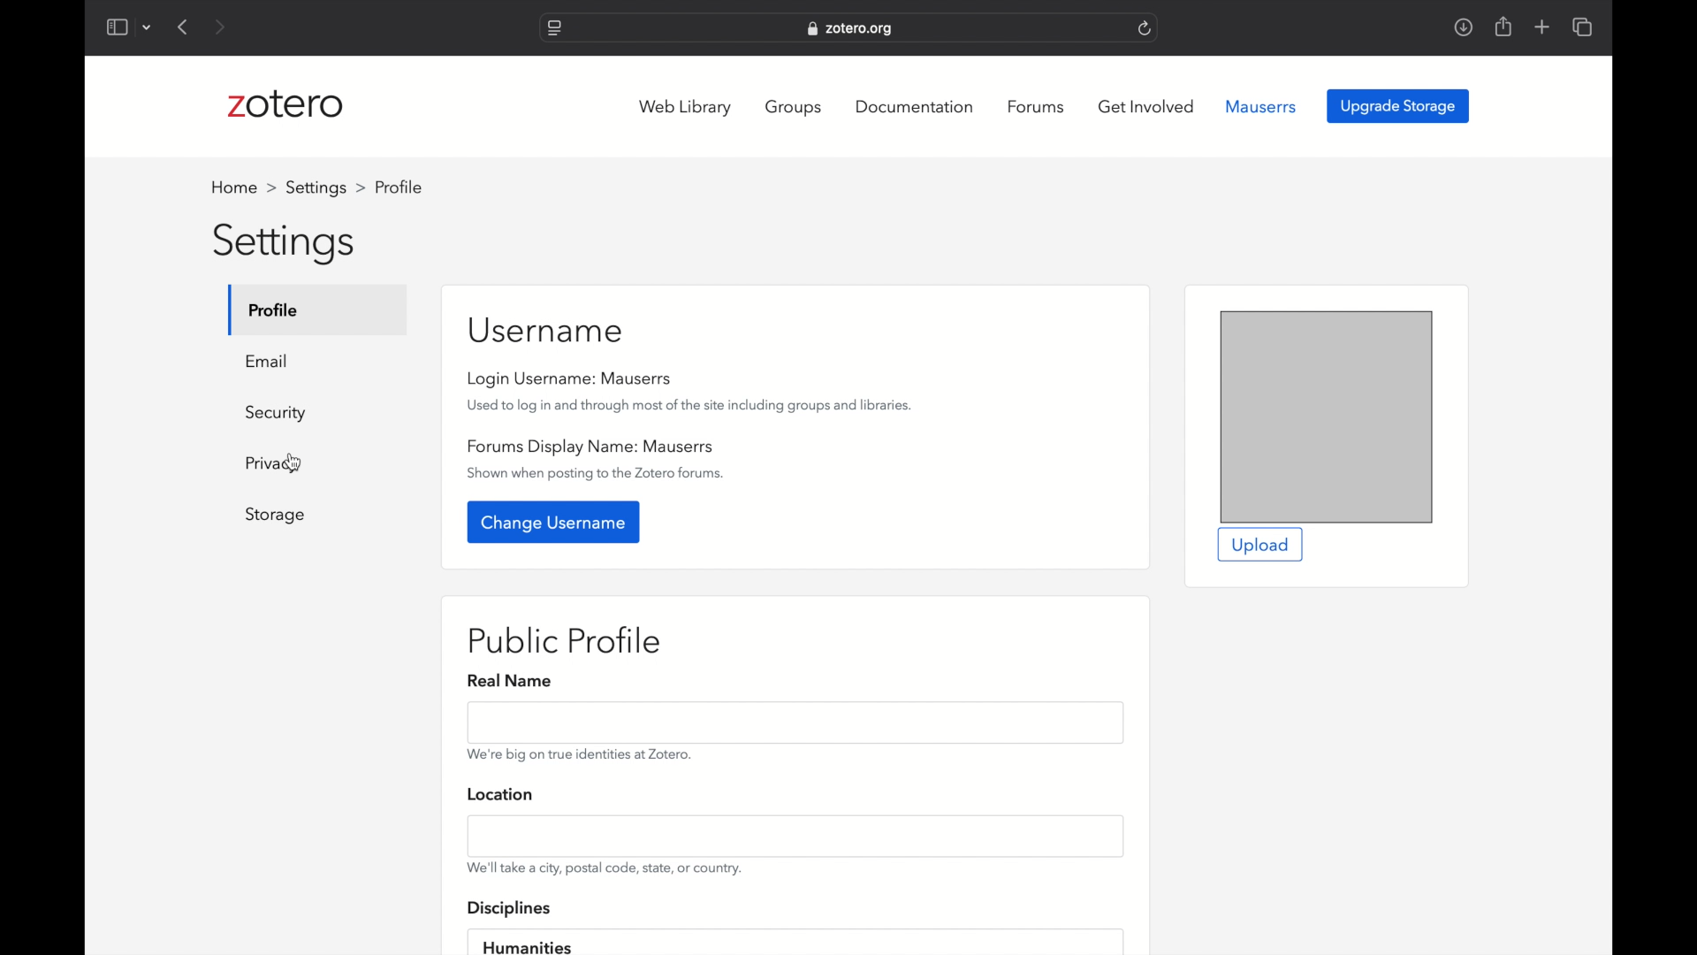  What do you see at coordinates (275, 309) in the screenshot?
I see `profile` at bounding box center [275, 309].